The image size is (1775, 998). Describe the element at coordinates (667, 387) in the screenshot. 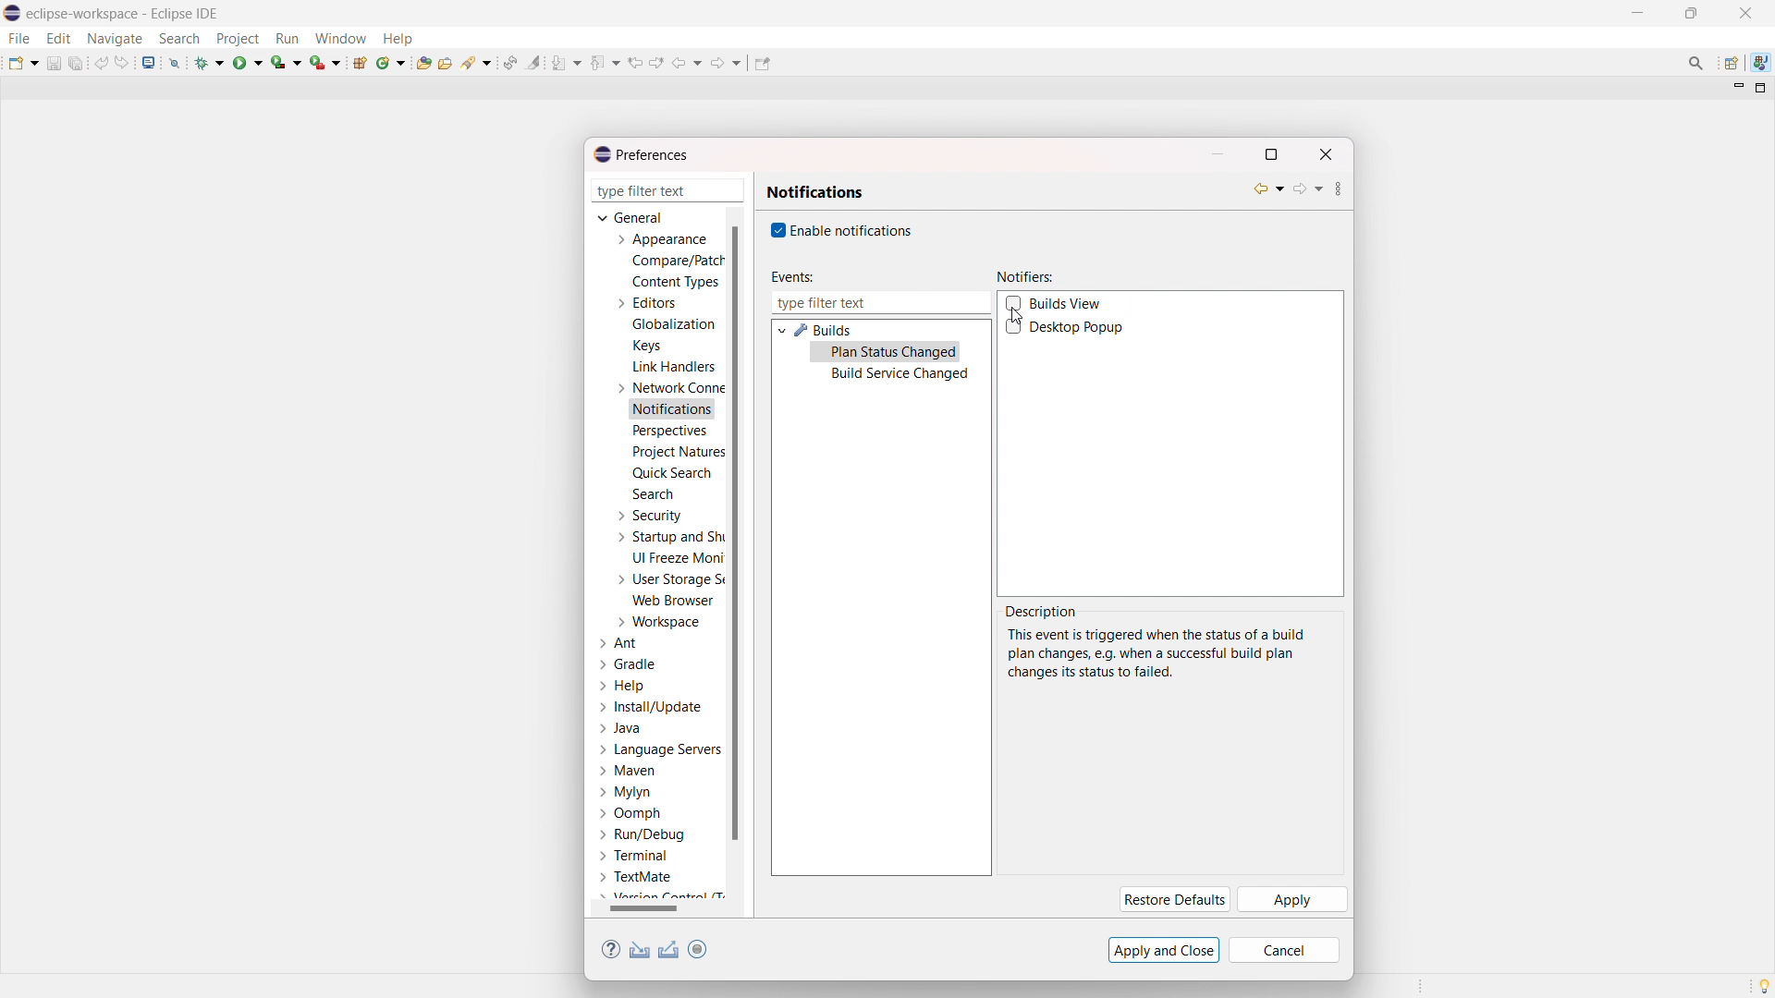

I see `network connections` at that location.